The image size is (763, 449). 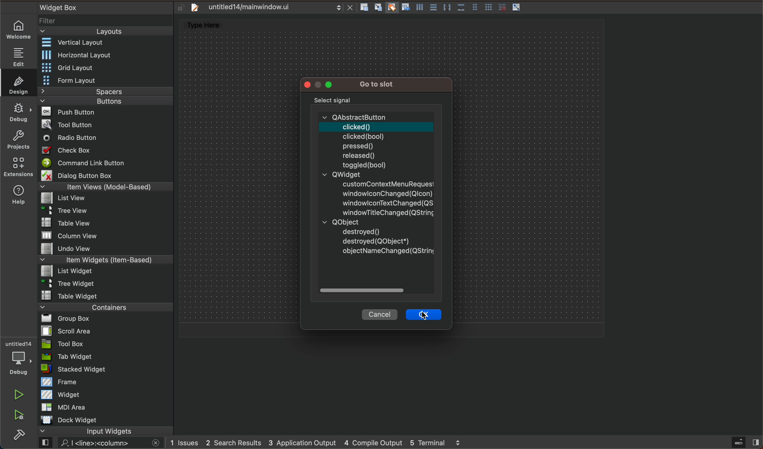 What do you see at coordinates (407, 7) in the screenshot?
I see `` at bounding box center [407, 7].